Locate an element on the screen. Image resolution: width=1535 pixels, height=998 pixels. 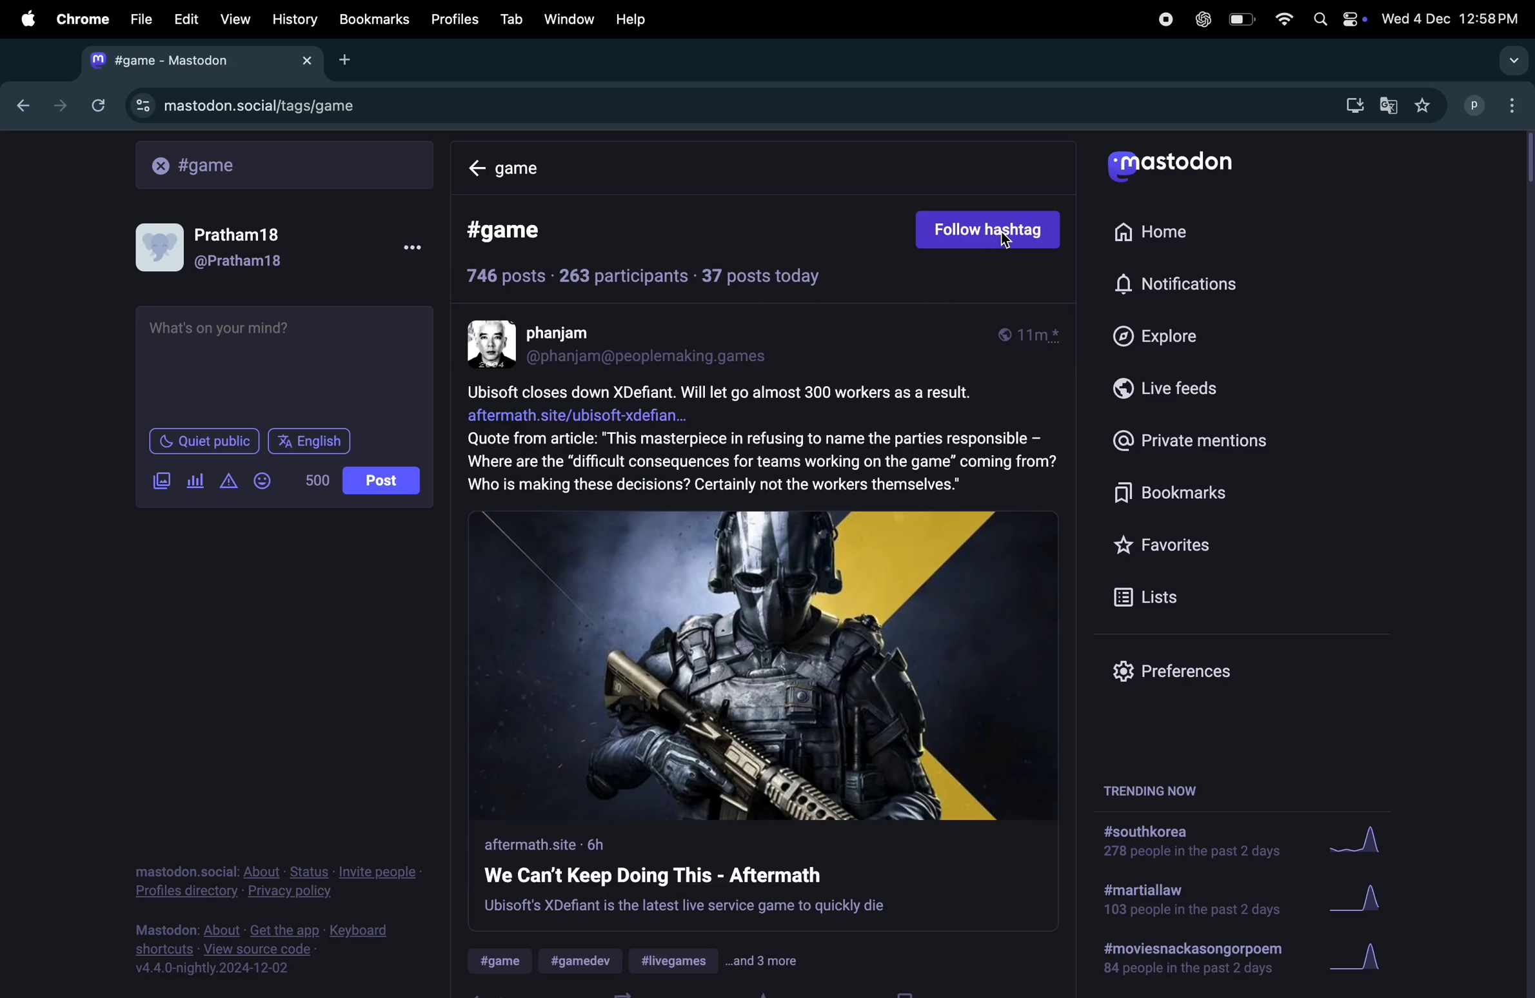
#south korea is located at coordinates (1183, 844).